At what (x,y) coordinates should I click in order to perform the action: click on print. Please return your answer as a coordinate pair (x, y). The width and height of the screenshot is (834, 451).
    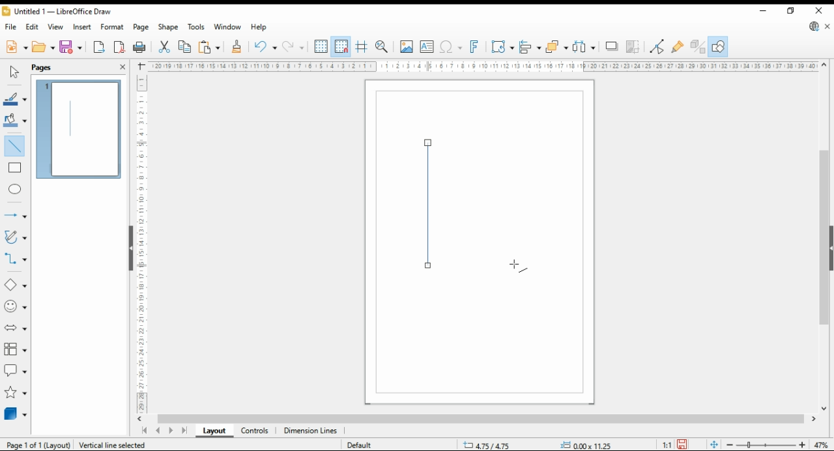
    Looking at the image, I should click on (139, 48).